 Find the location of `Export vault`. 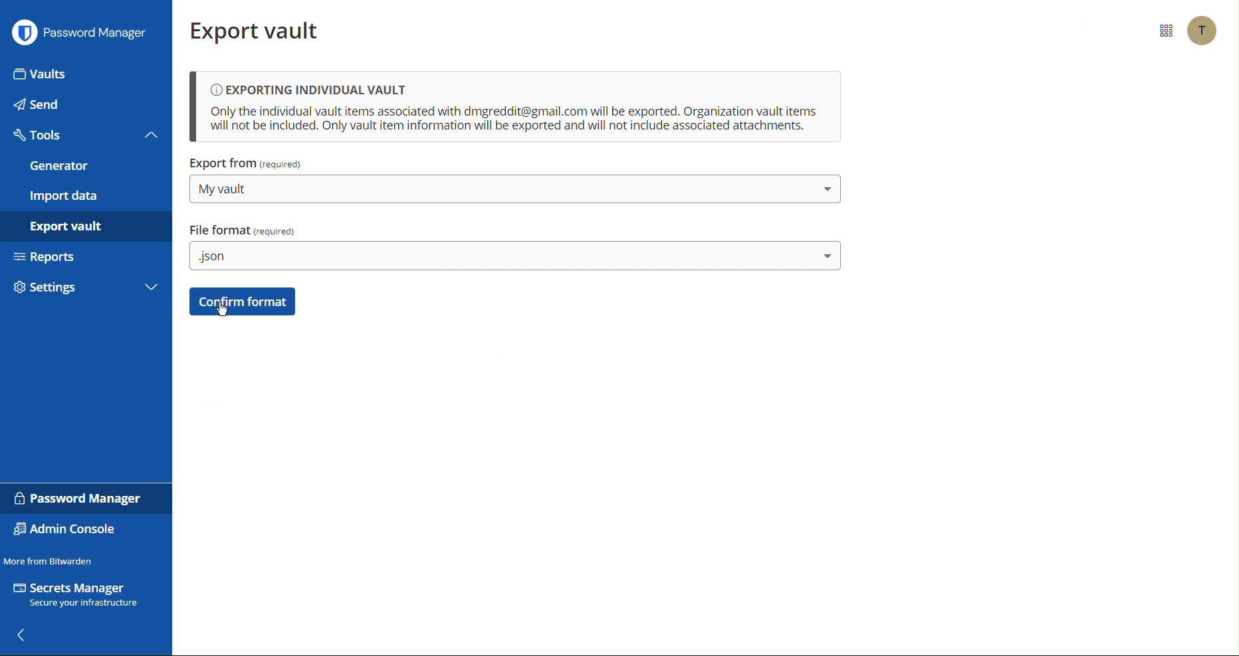

Export vault is located at coordinates (257, 29).